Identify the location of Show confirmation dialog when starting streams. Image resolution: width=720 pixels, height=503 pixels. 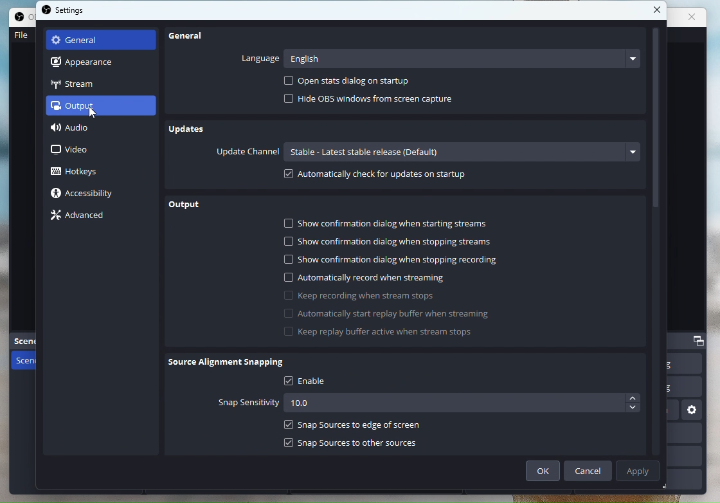
(390, 222).